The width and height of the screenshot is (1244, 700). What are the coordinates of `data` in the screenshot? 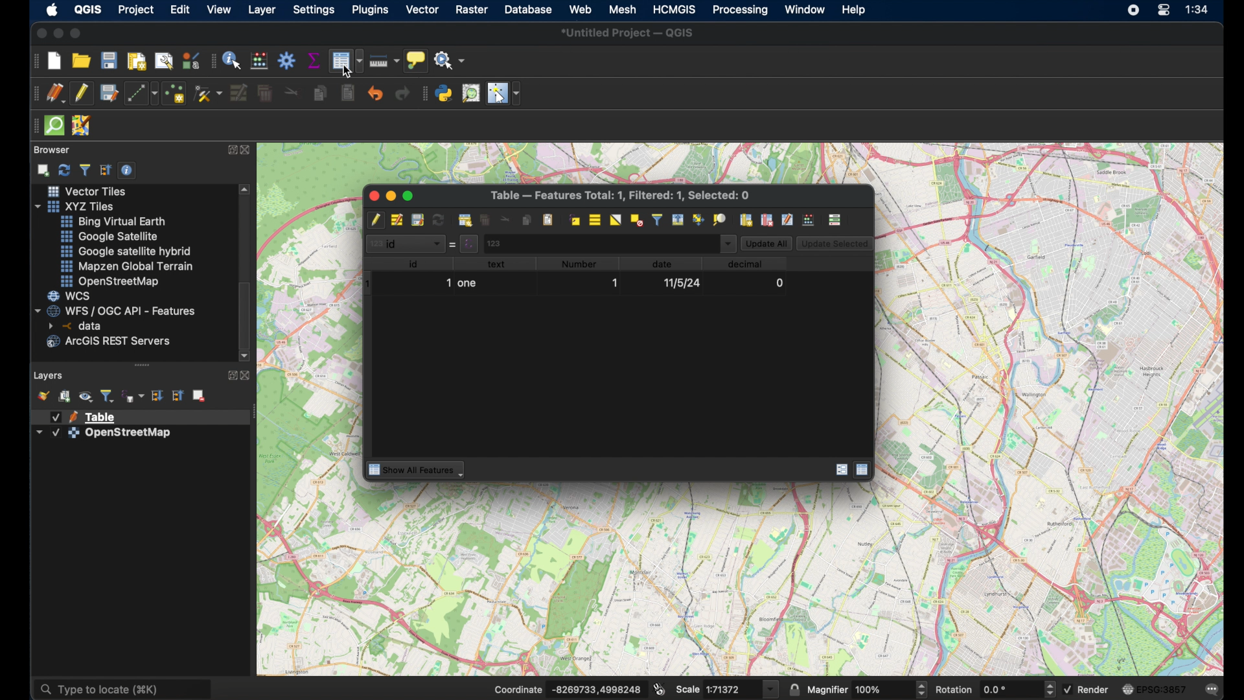 It's located at (660, 264).